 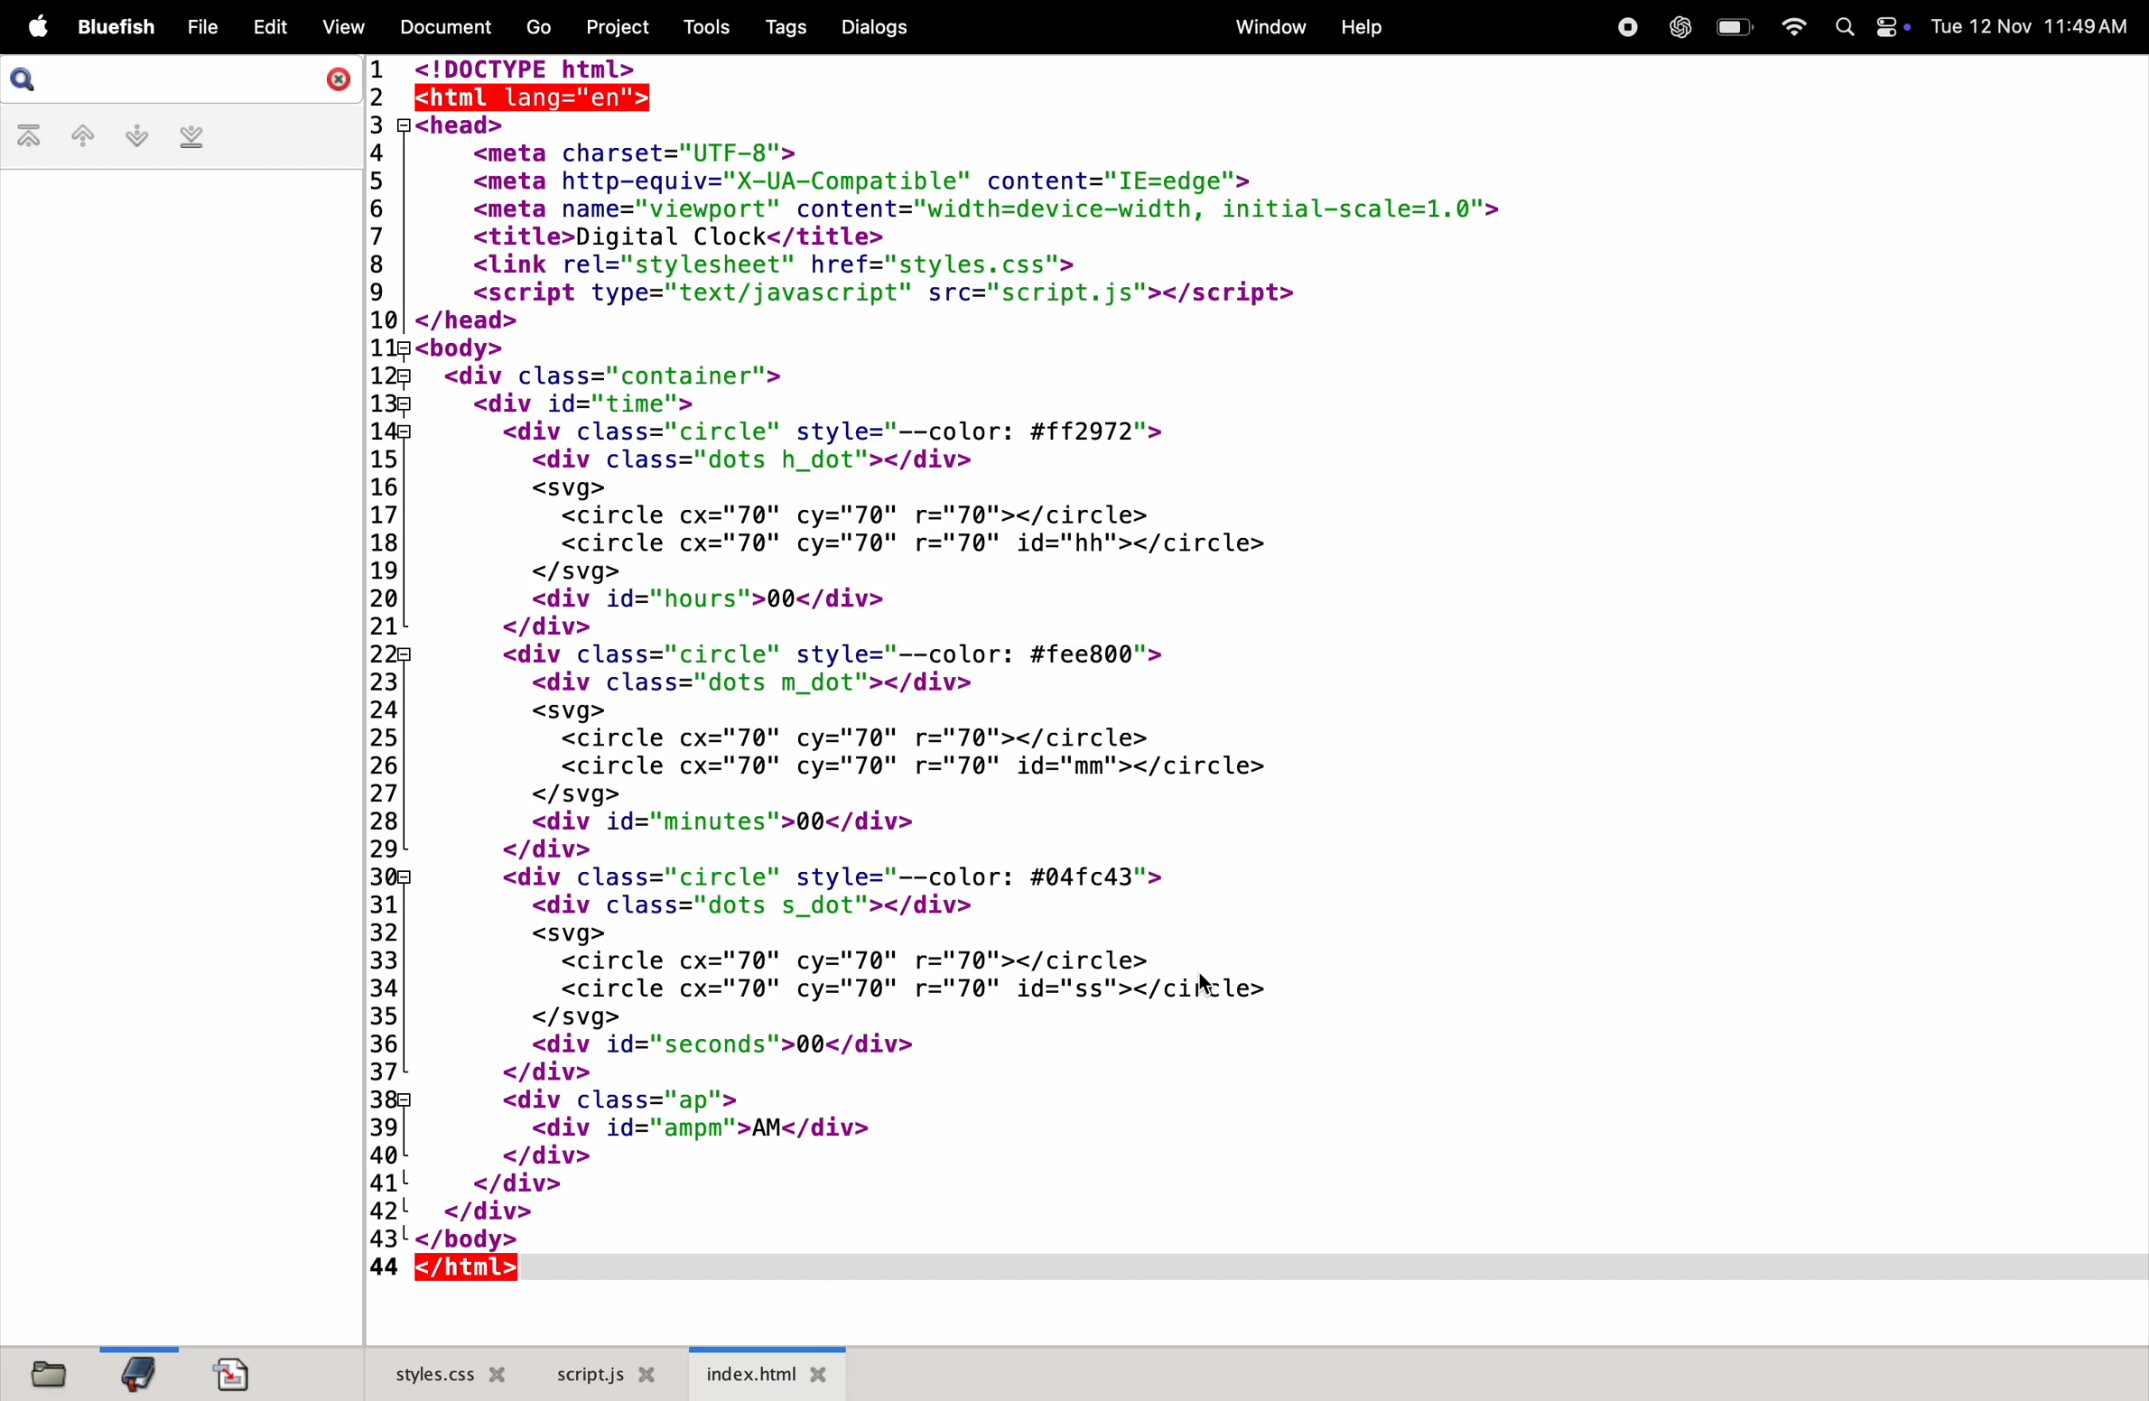 I want to click on date and time, so click(x=2033, y=30).